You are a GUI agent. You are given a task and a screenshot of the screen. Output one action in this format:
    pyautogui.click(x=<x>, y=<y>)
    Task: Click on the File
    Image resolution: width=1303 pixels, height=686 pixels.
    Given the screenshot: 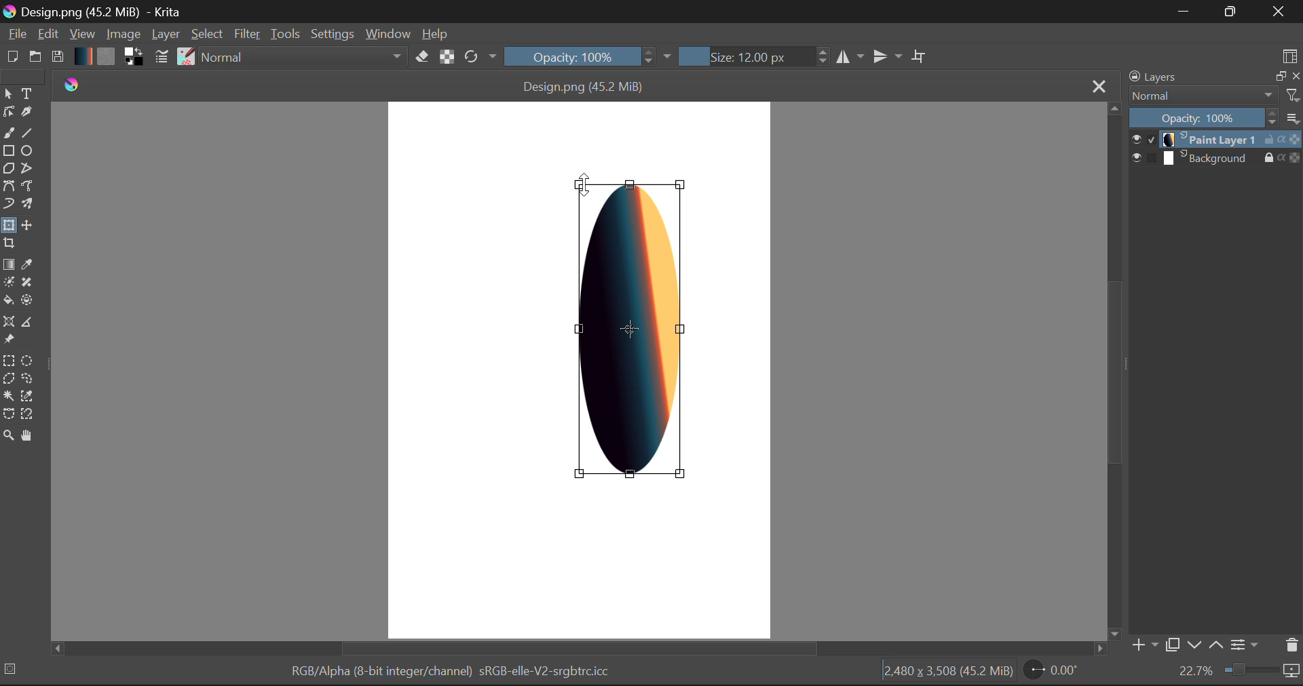 What is the action you would take?
    pyautogui.click(x=15, y=34)
    